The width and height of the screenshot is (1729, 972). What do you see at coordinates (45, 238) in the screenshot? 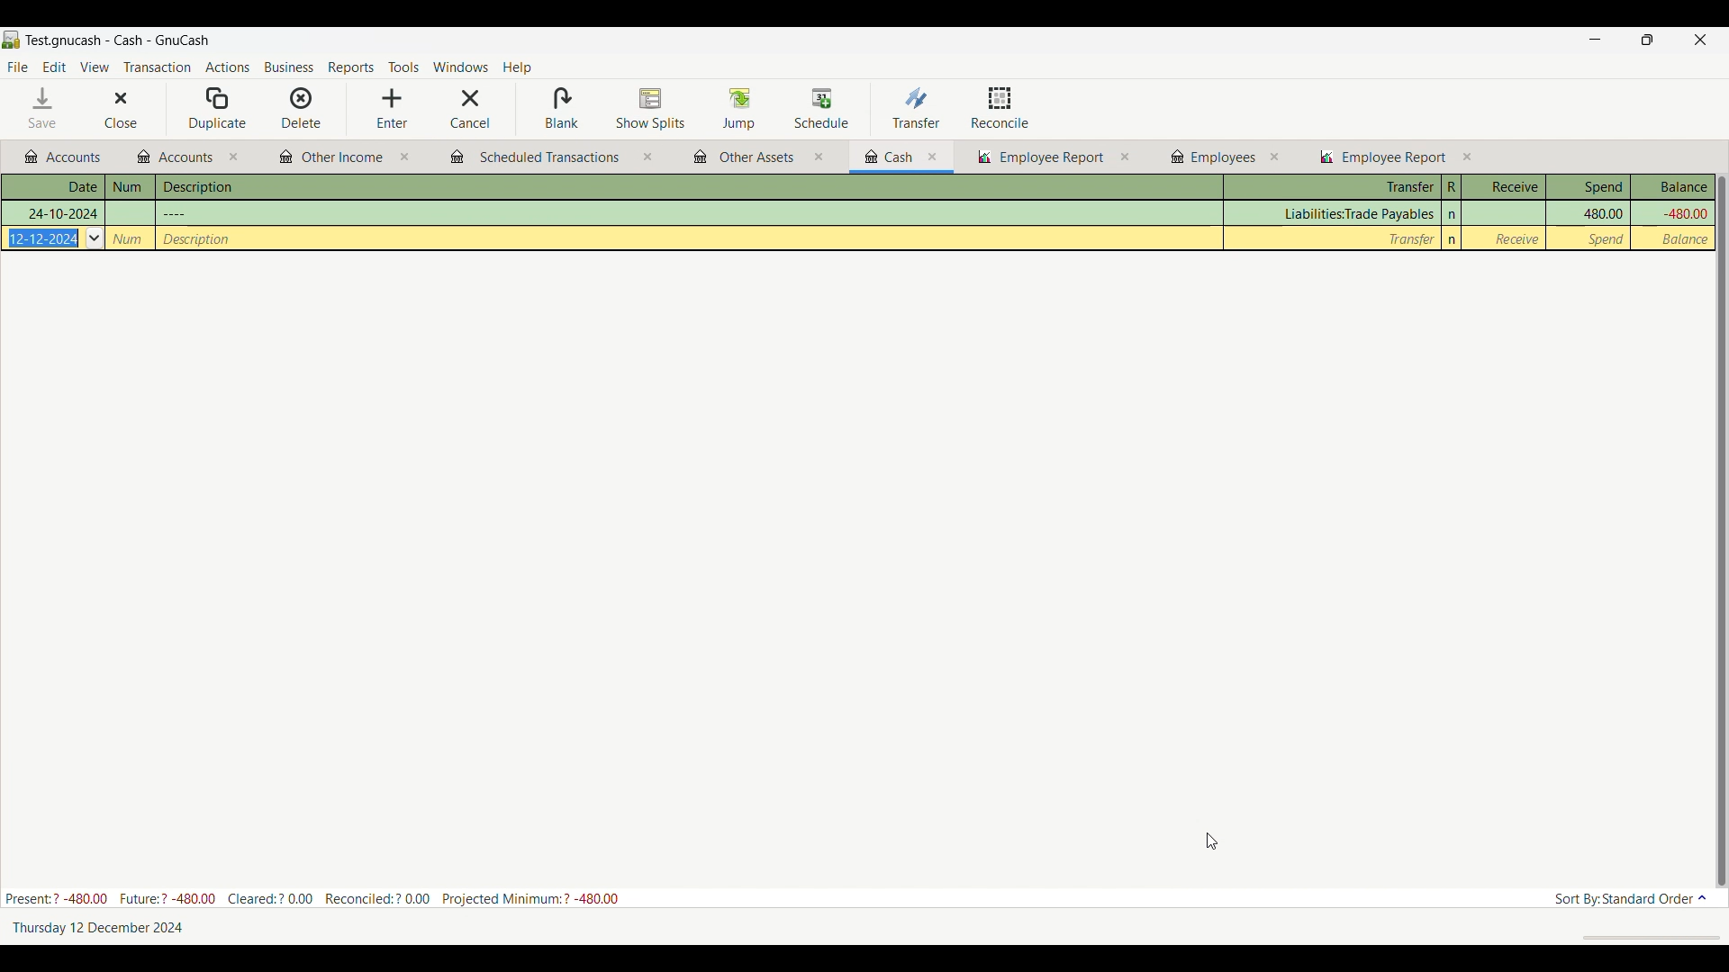
I see `` at bounding box center [45, 238].